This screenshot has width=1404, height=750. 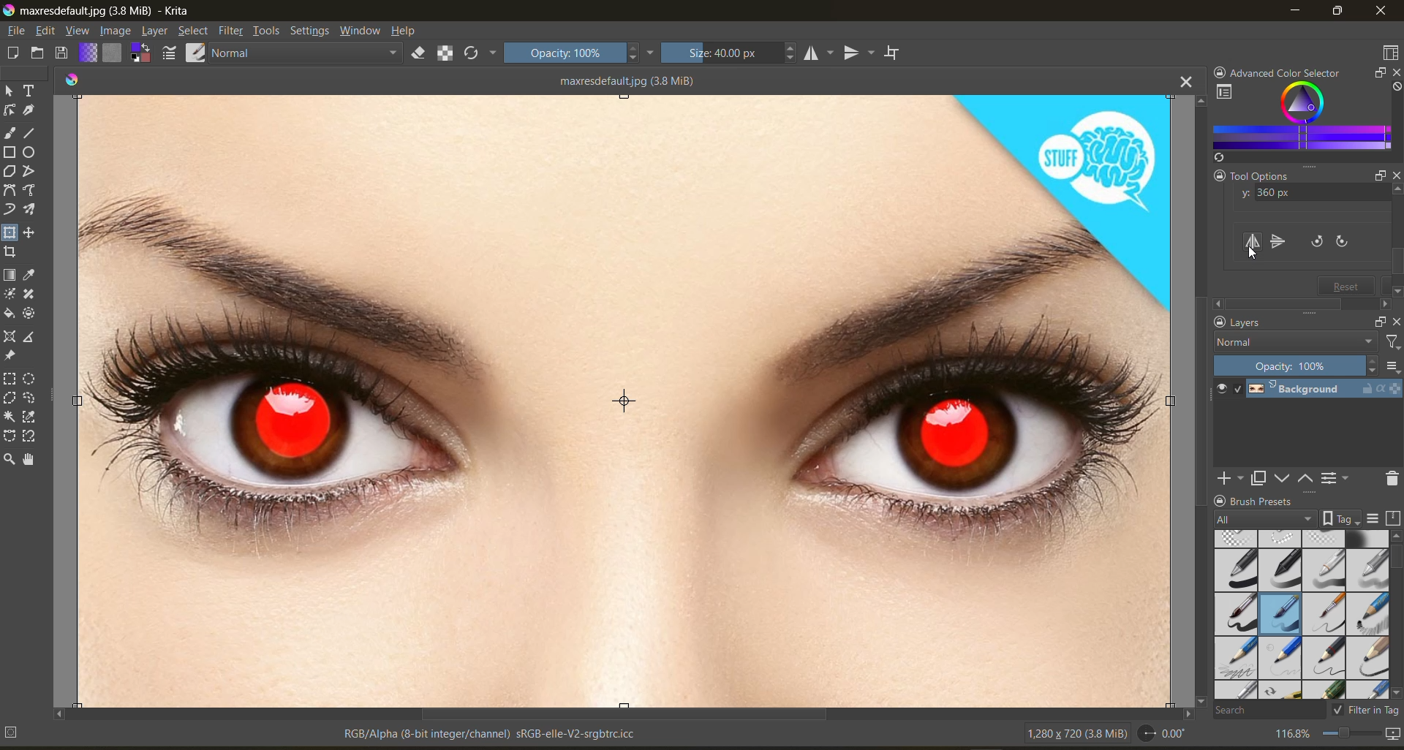 What do you see at coordinates (624, 80) in the screenshot?
I see `maxresdefault.jpg (3.8 MiB)` at bounding box center [624, 80].